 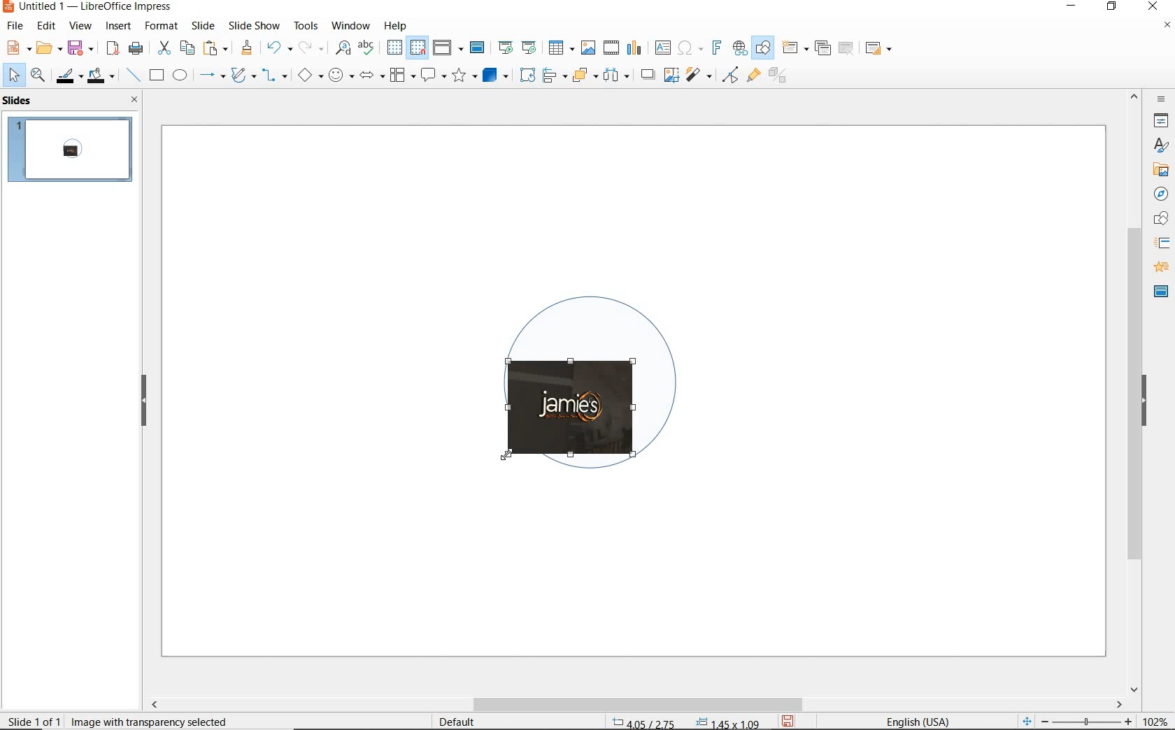 What do you see at coordinates (879, 49) in the screenshot?
I see `slide layout` at bounding box center [879, 49].